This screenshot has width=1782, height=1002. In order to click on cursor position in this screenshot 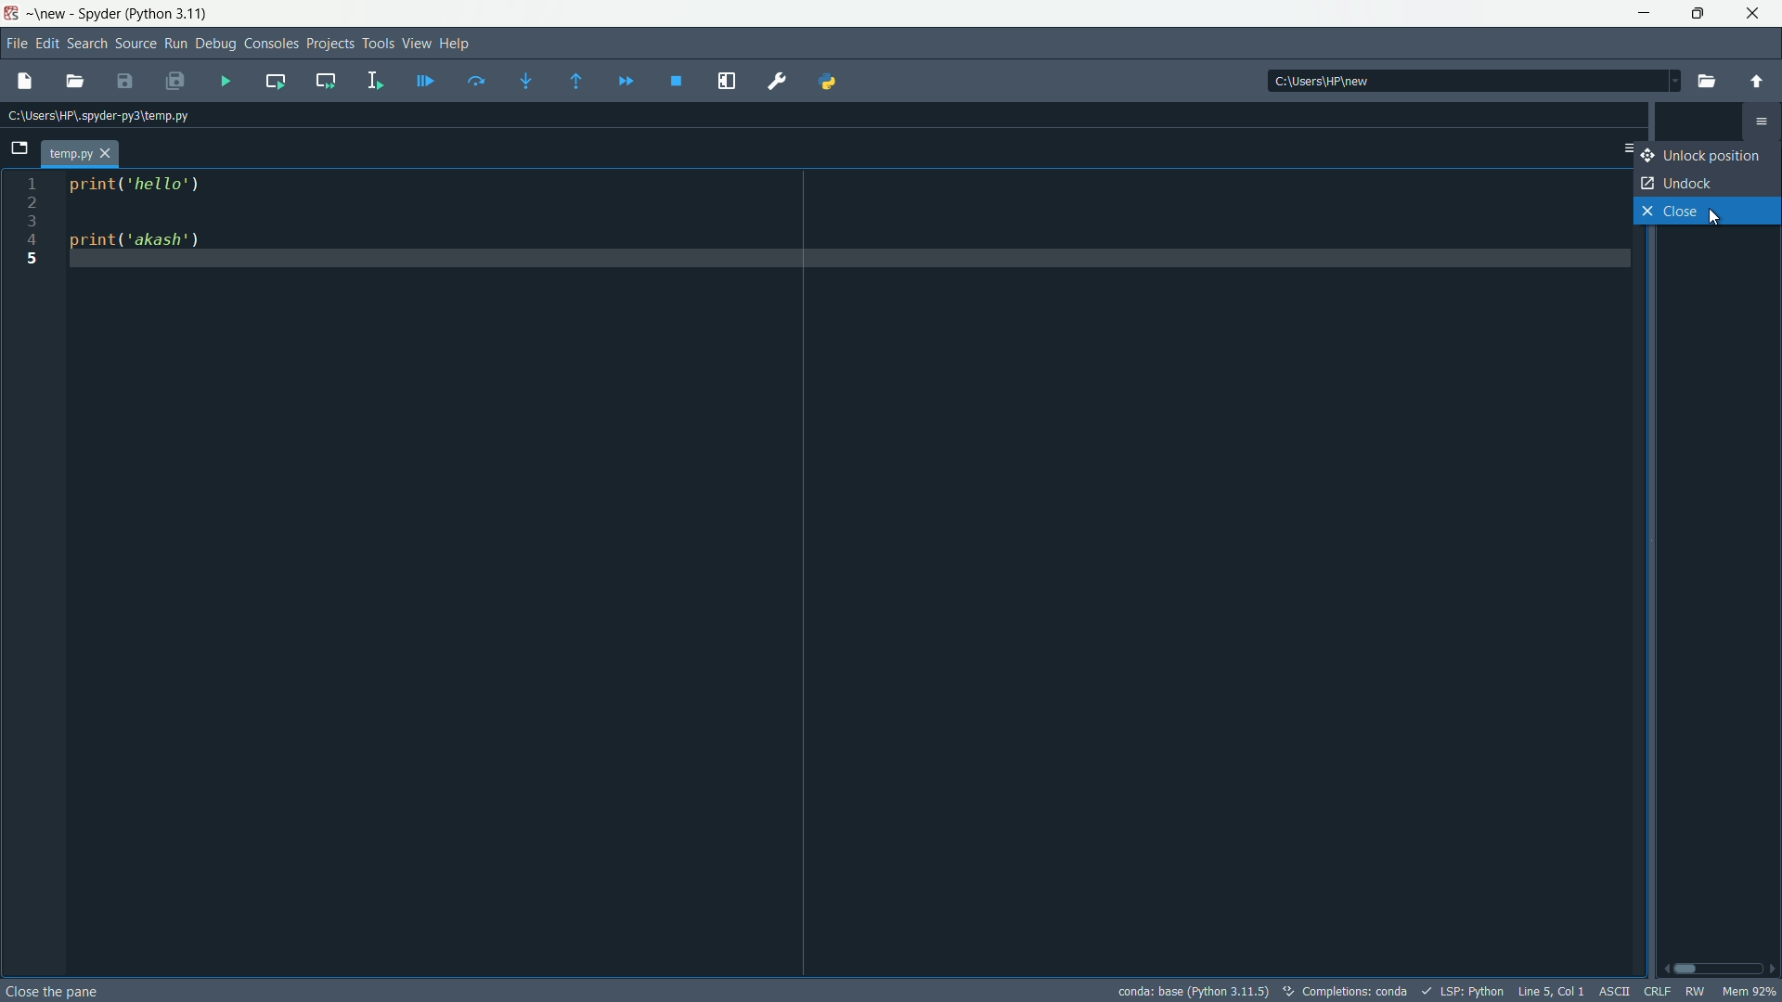, I will do `click(1548, 990)`.